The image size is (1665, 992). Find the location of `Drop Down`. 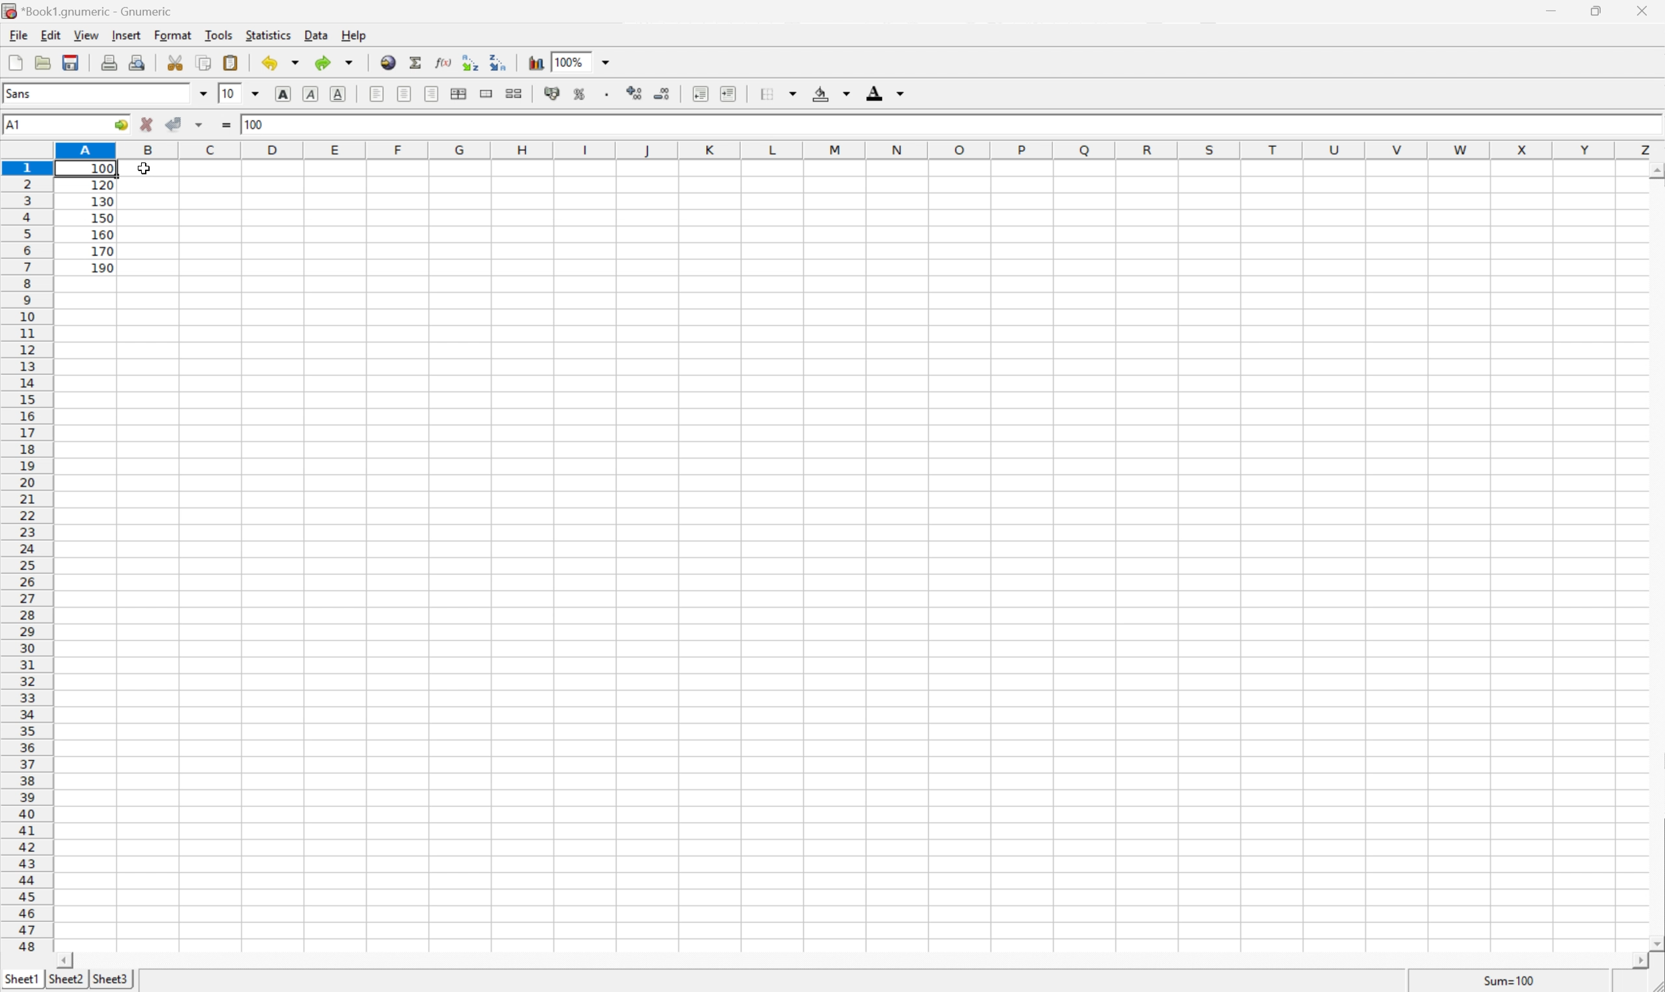

Drop Down is located at coordinates (257, 94).